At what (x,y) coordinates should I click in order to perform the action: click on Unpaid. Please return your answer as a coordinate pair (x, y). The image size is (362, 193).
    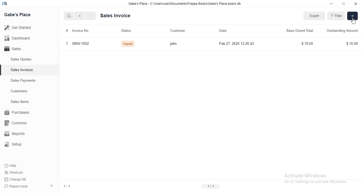
    Looking at the image, I should click on (129, 44).